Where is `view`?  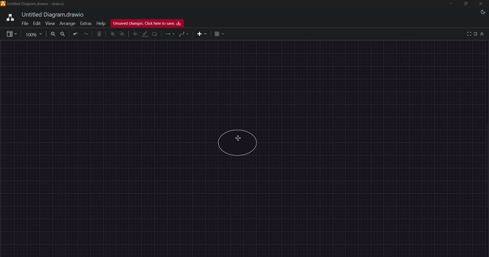 view is located at coordinates (11, 33).